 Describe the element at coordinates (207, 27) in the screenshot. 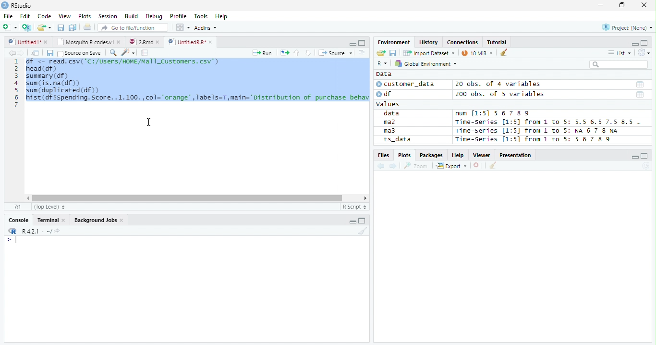

I see `Addins` at that location.